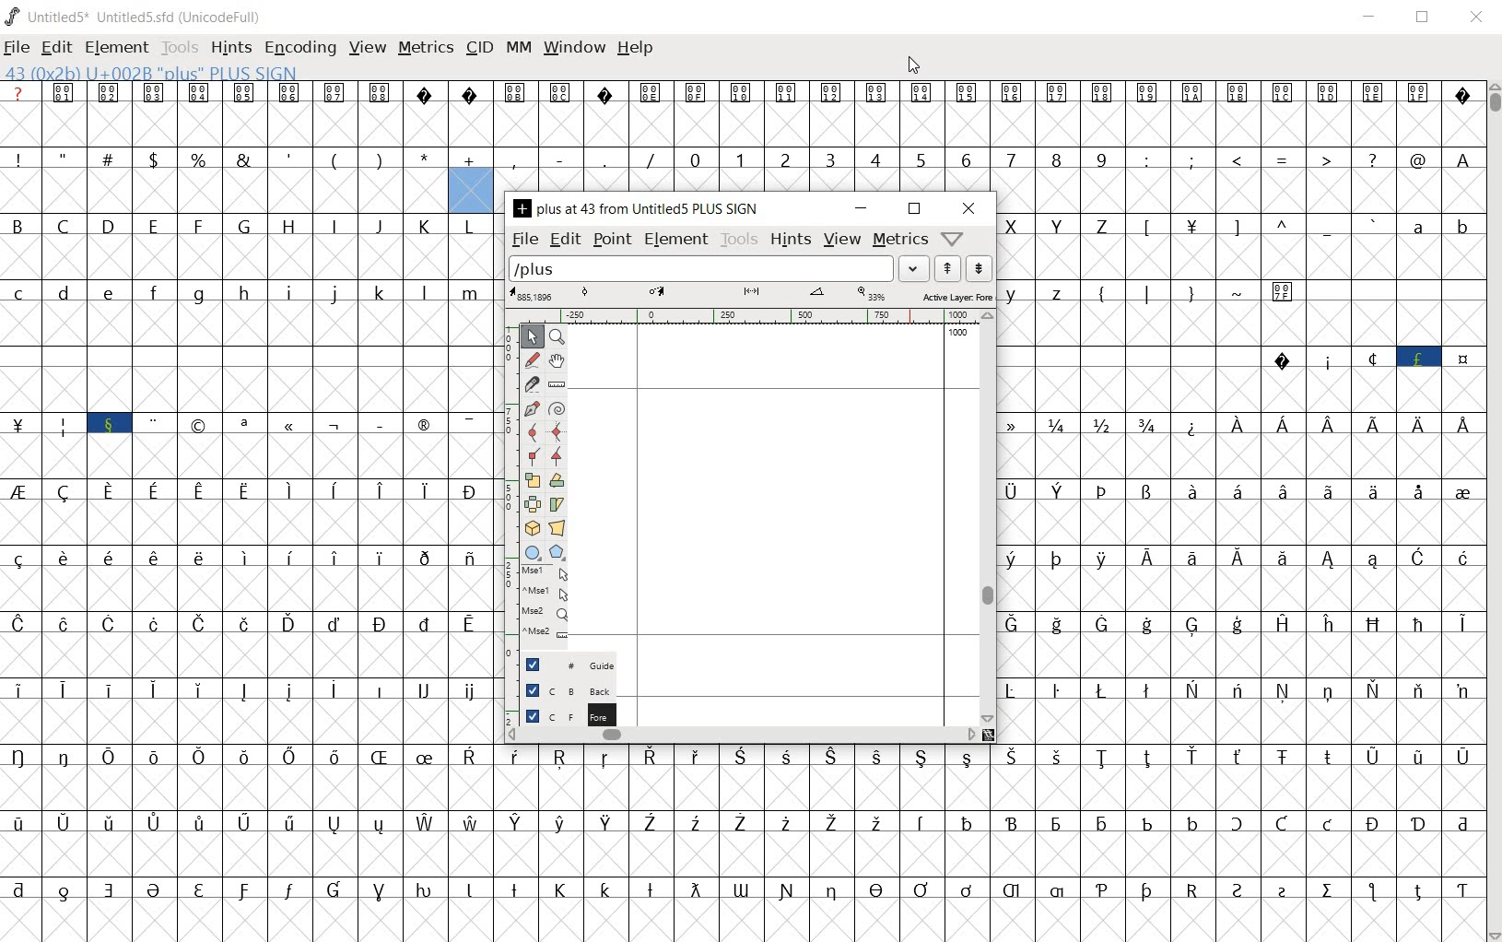  What do you see at coordinates (557, 527) in the screenshot?
I see `perform a perspective transformation on the selection` at bounding box center [557, 527].